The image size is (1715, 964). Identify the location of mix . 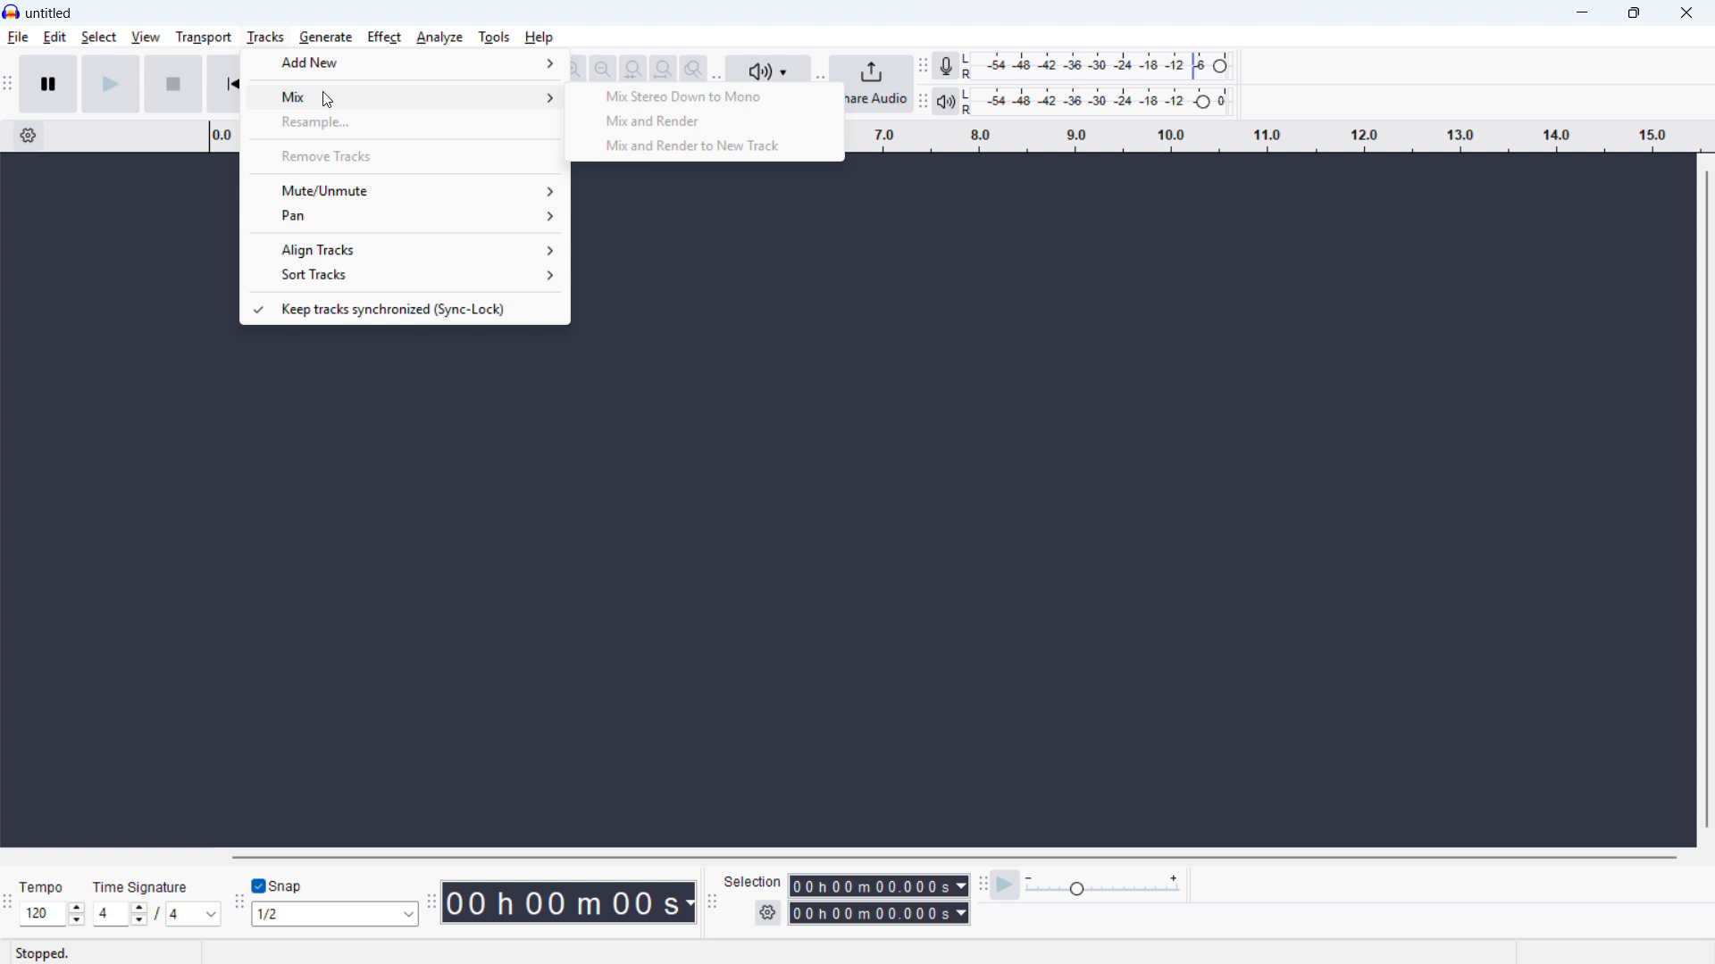
(403, 96).